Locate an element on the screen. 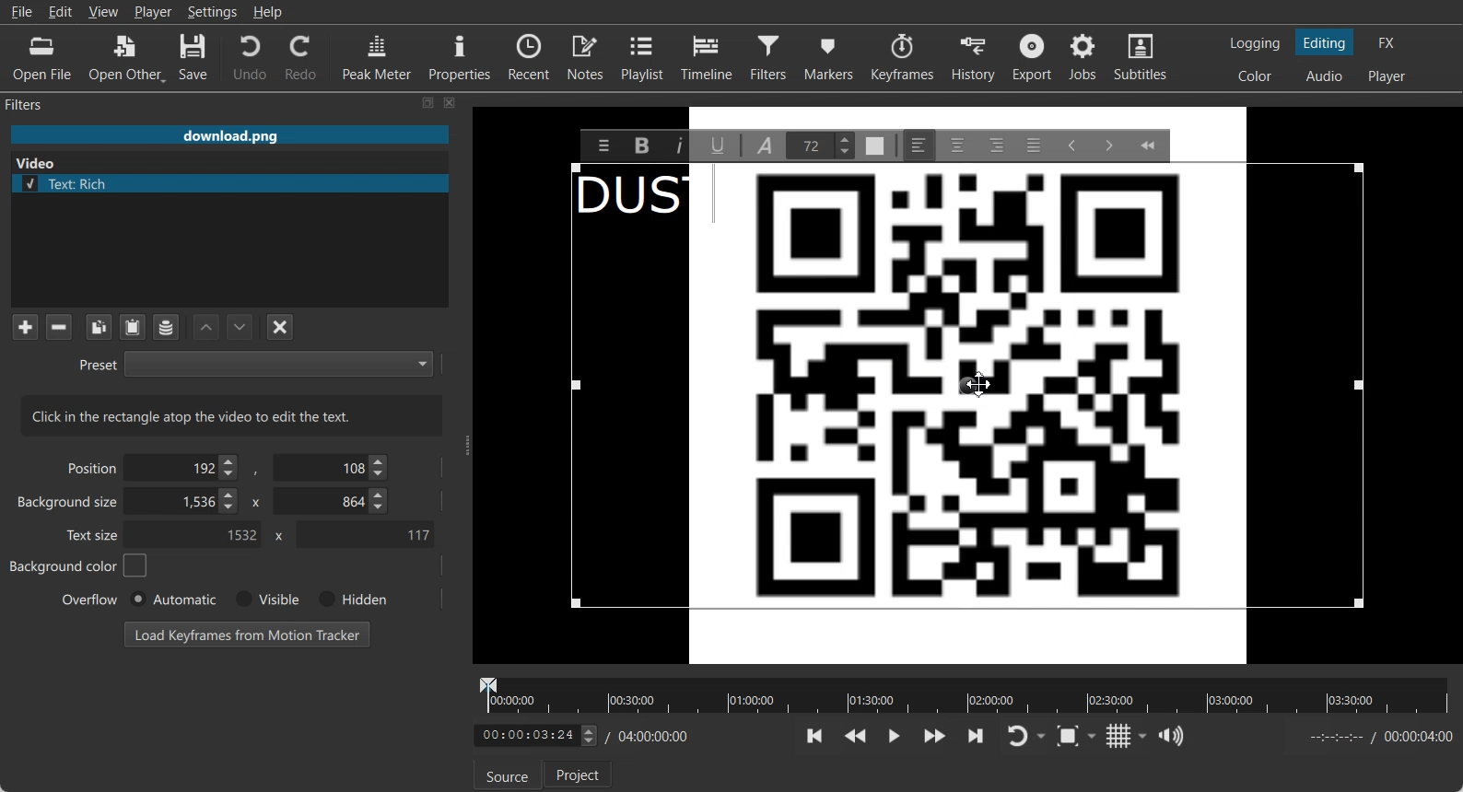 The width and height of the screenshot is (1463, 792). Properties is located at coordinates (460, 55).